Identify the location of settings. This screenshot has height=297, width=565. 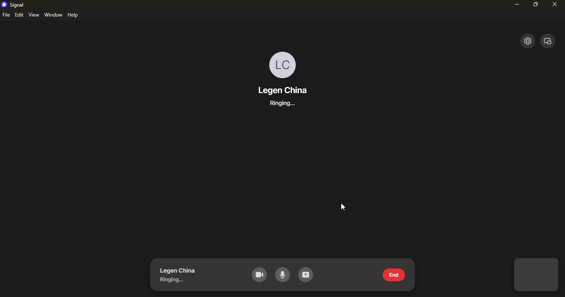
(527, 40).